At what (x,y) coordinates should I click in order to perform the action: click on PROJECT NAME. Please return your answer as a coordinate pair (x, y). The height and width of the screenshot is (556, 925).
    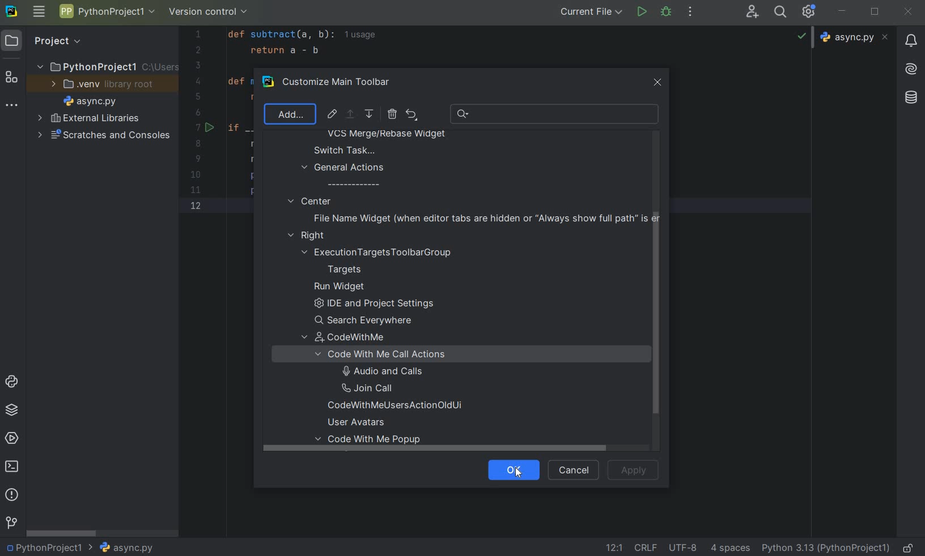
    Looking at the image, I should click on (107, 13).